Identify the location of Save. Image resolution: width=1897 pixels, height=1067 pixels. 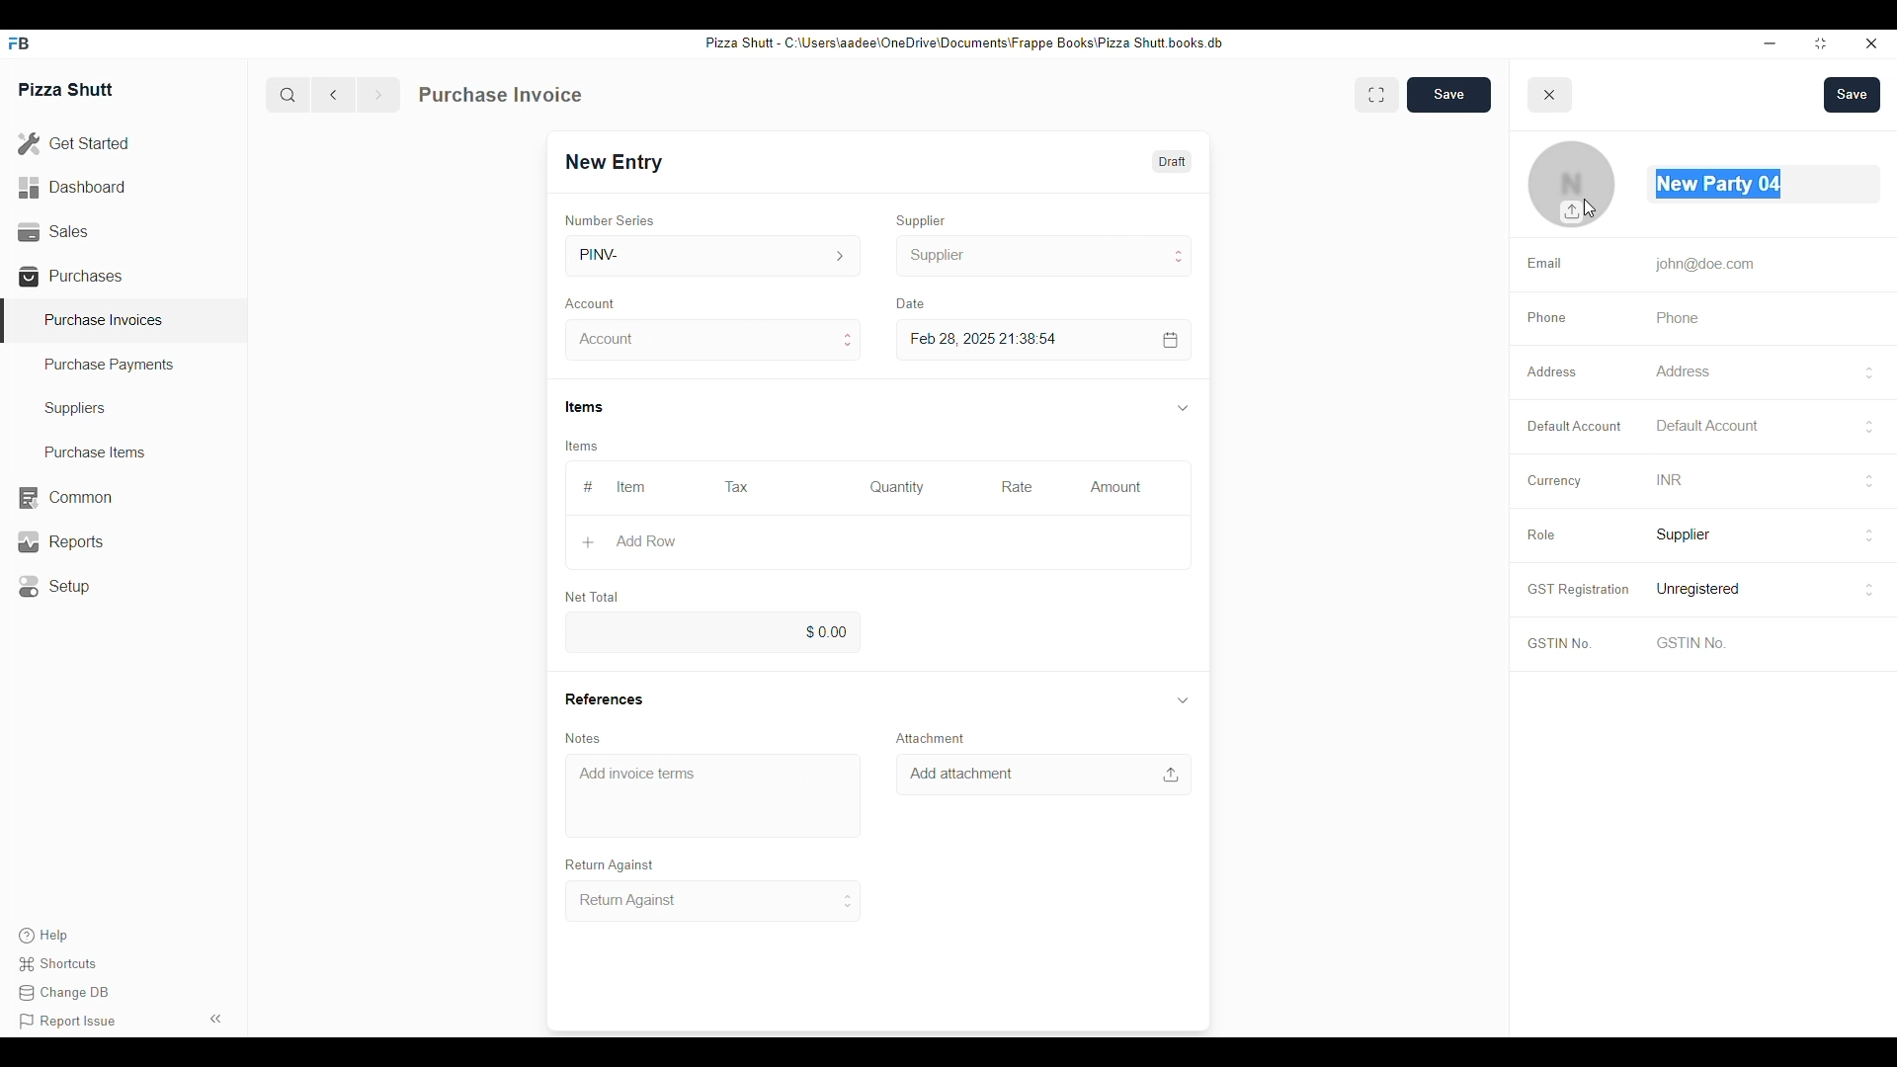
(1449, 94).